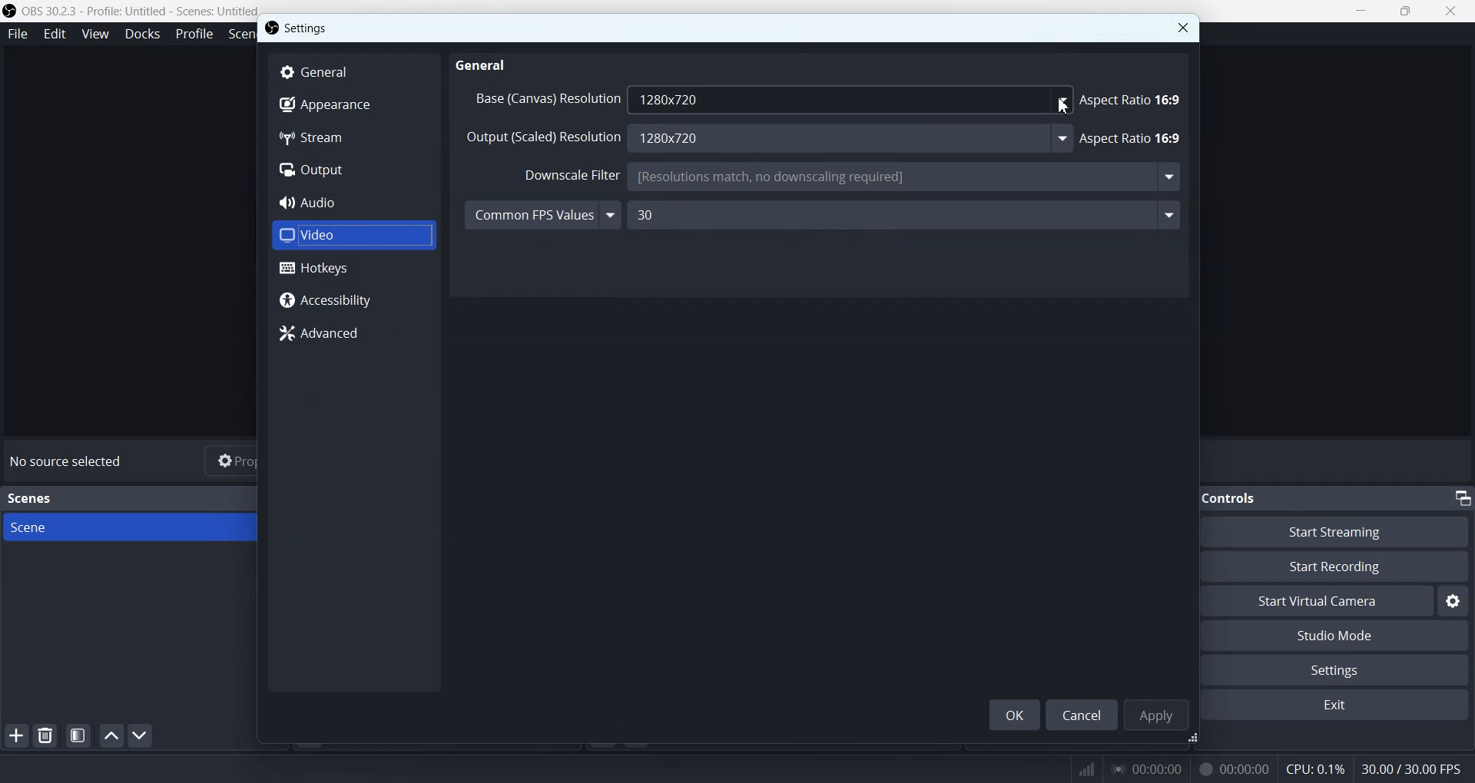 Image resolution: width=1475 pixels, height=783 pixels. Describe the element at coordinates (354, 71) in the screenshot. I see `General` at that location.